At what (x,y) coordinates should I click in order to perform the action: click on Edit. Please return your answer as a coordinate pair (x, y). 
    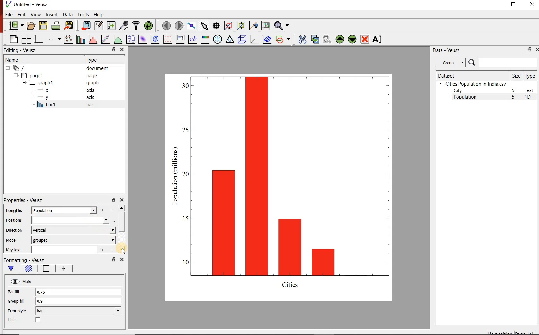
    Looking at the image, I should click on (21, 15).